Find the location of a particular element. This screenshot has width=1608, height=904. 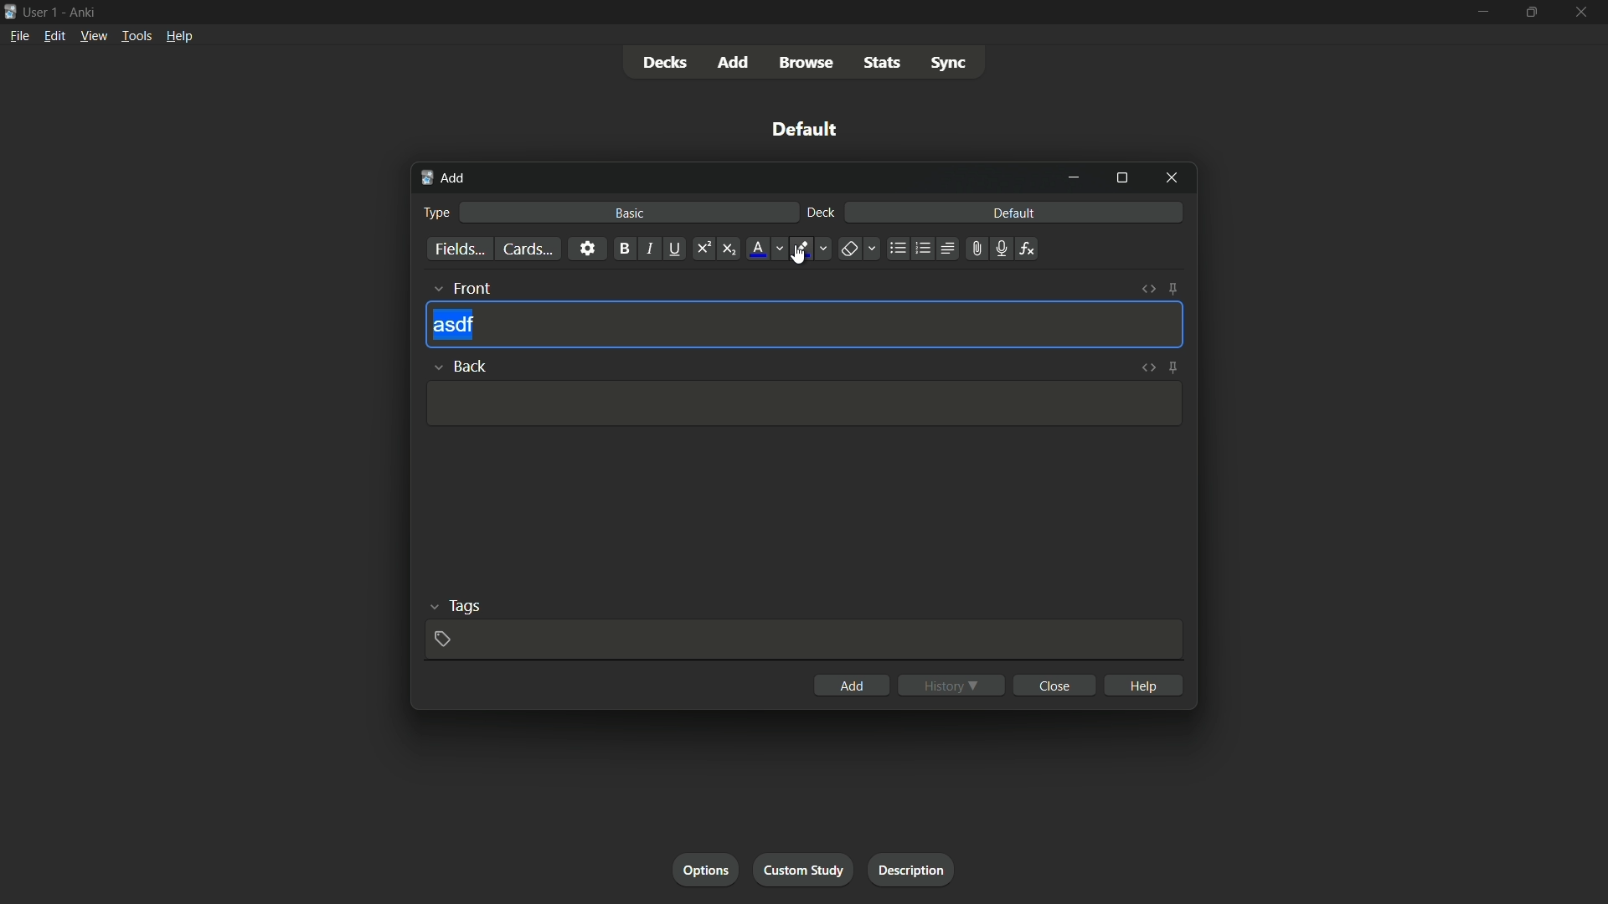

asdf is located at coordinates (454, 326).